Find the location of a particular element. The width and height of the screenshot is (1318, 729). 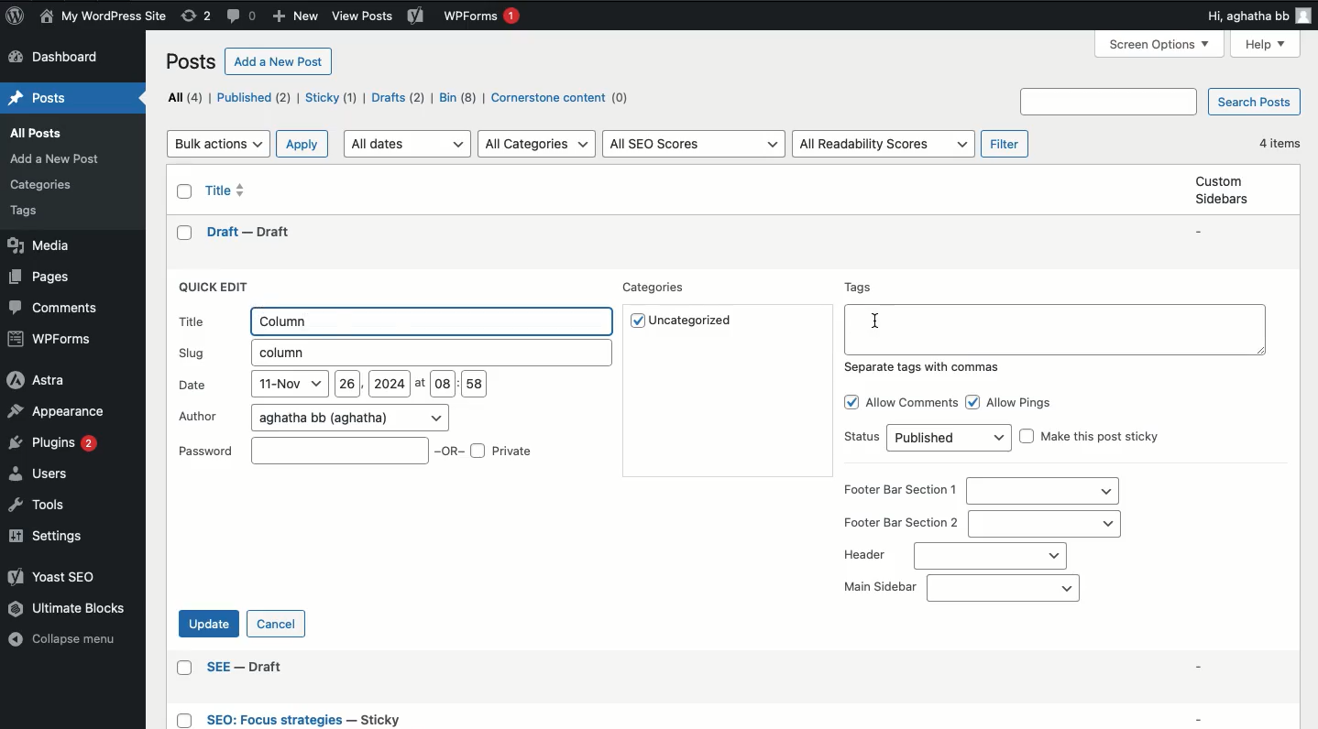

 is located at coordinates (226, 667).